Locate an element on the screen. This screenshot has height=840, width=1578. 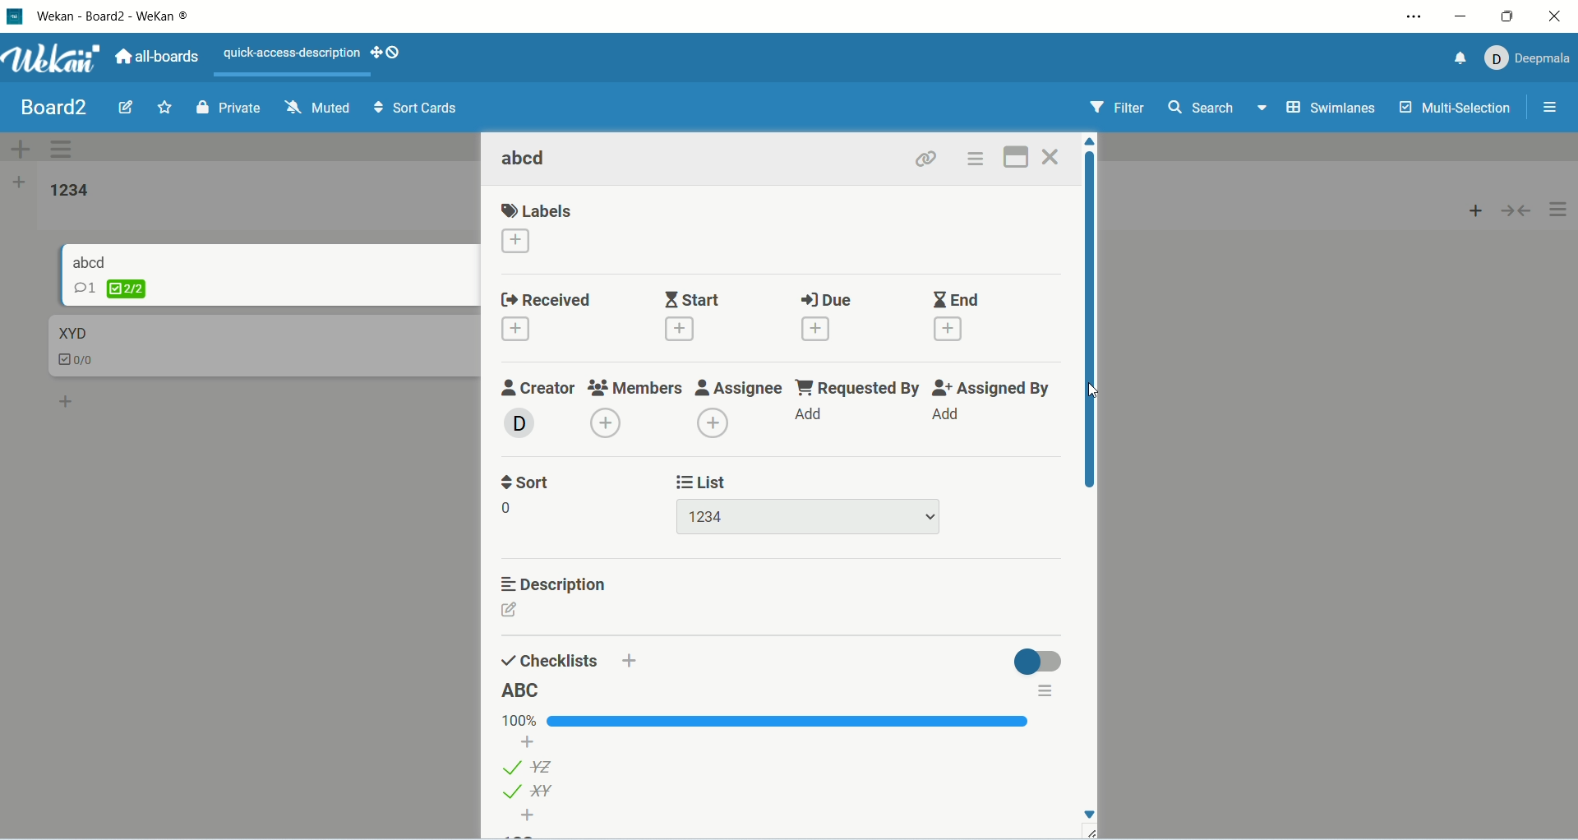
add is located at coordinates (526, 817).